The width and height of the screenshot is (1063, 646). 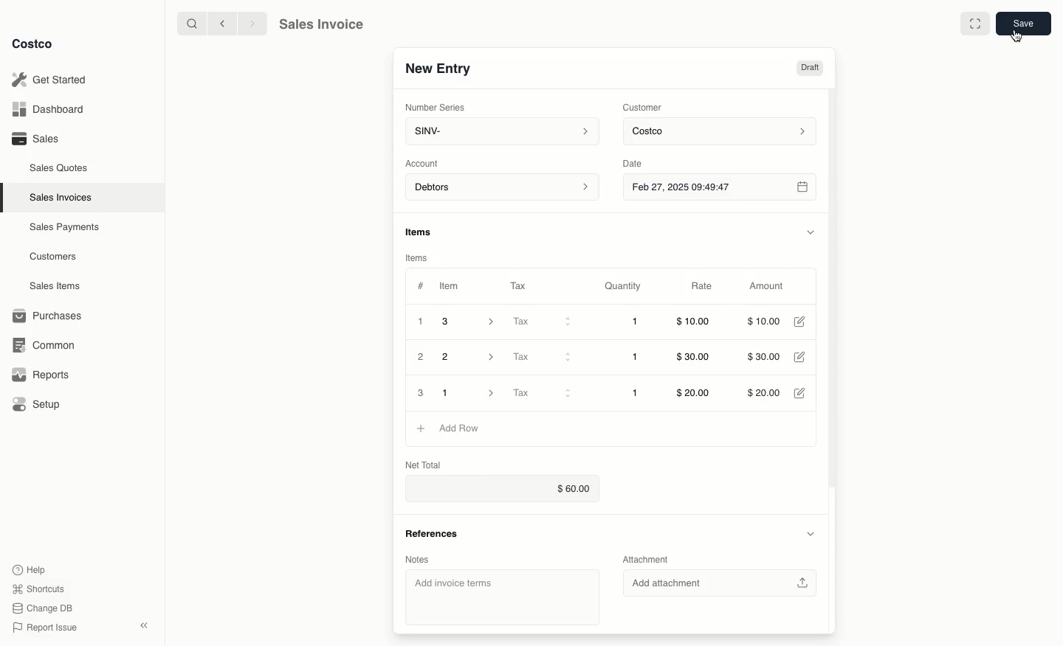 What do you see at coordinates (419, 393) in the screenshot?
I see `3` at bounding box center [419, 393].